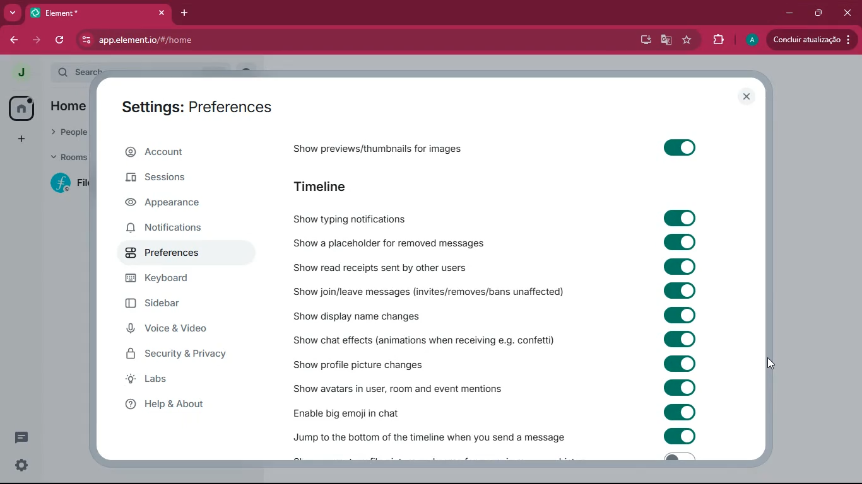 The width and height of the screenshot is (862, 484). Describe the element at coordinates (789, 11) in the screenshot. I see `minimize` at that location.